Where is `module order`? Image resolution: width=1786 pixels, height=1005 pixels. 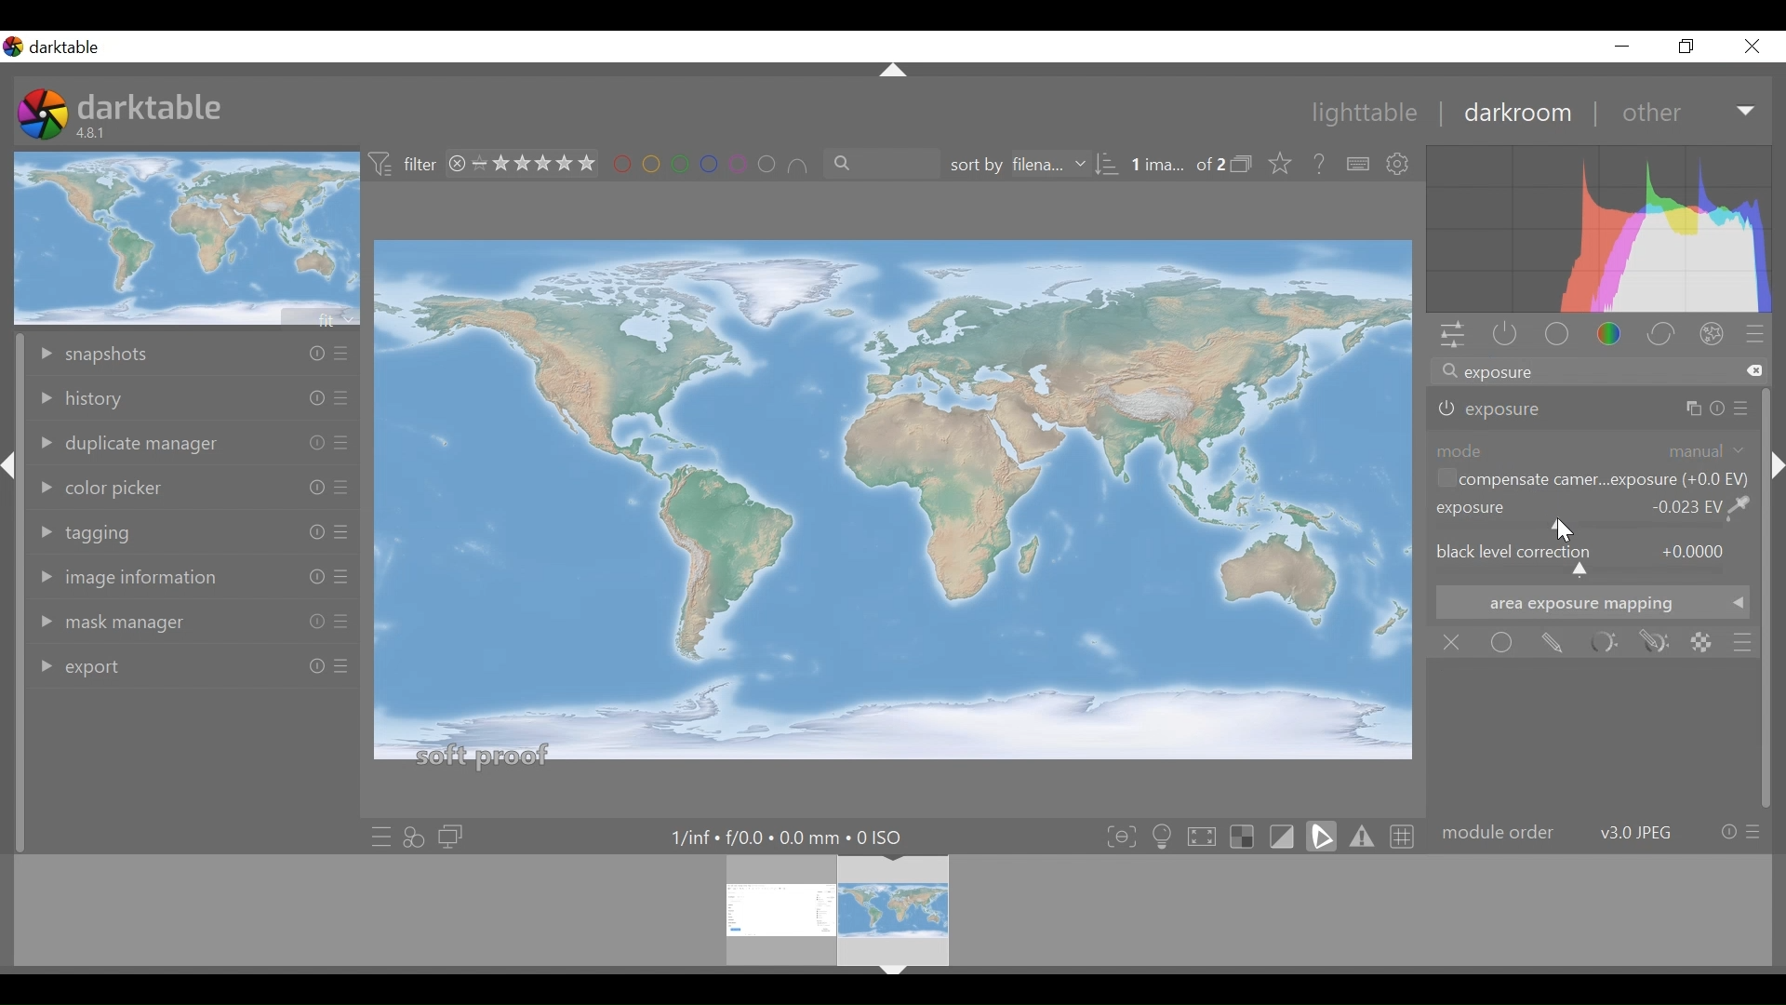 module order is located at coordinates (1600, 833).